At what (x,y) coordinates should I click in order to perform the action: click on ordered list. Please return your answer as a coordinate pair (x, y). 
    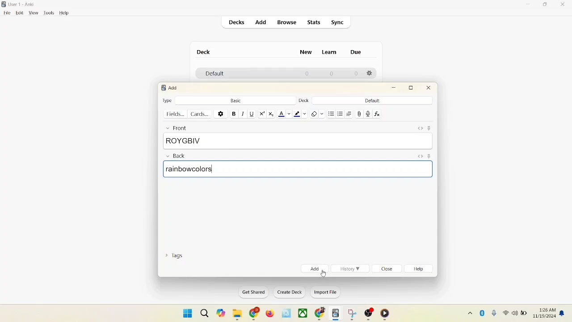
    Looking at the image, I should click on (341, 113).